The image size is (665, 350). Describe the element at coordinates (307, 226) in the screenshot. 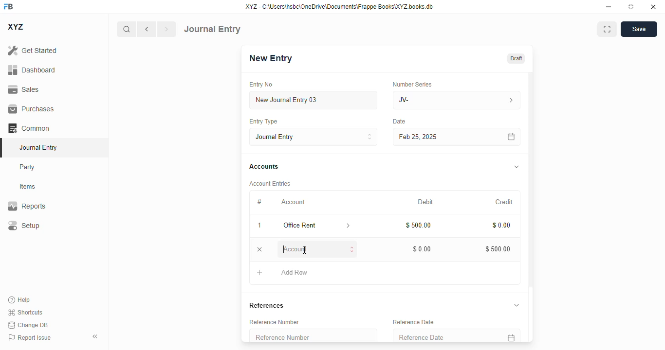

I see `office rent` at that location.